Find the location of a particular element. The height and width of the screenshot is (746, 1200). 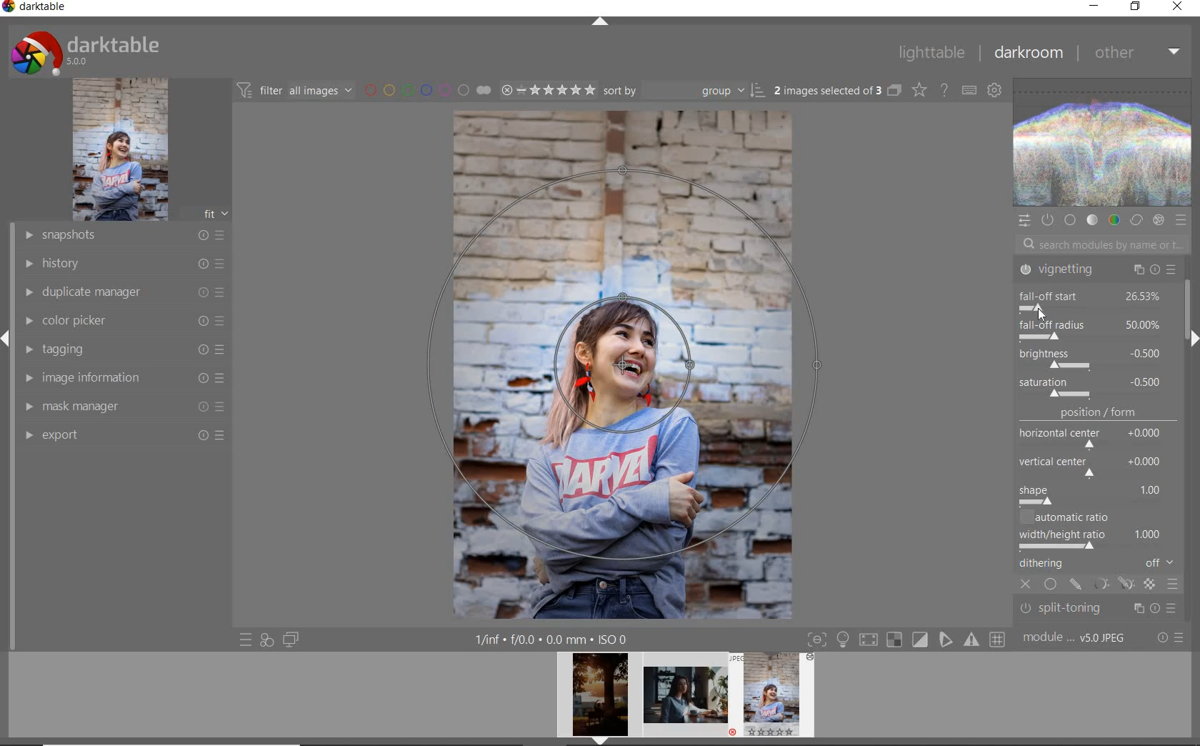

base  is located at coordinates (1071, 221).